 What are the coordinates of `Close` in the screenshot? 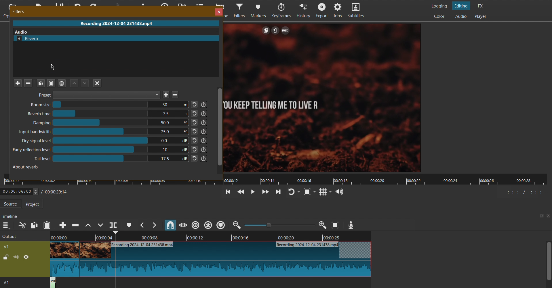 It's located at (218, 11).